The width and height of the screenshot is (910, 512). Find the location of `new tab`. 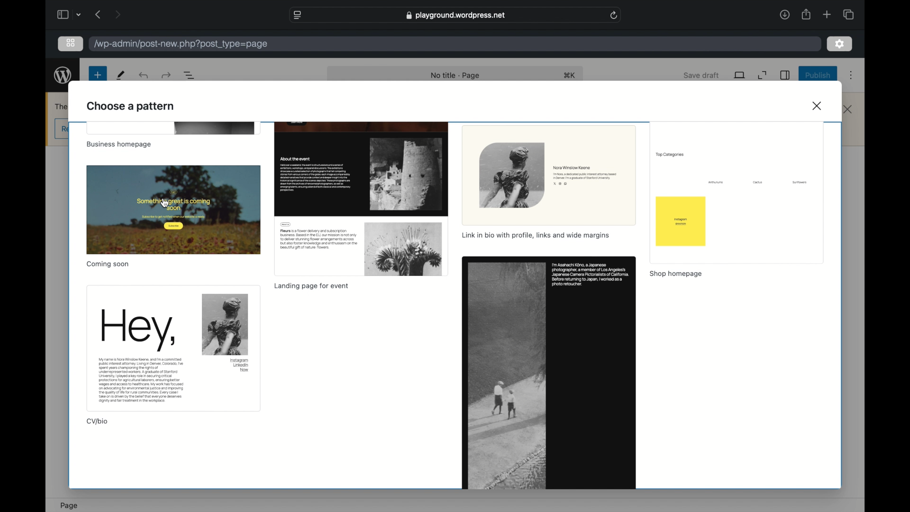

new tab is located at coordinates (827, 14).